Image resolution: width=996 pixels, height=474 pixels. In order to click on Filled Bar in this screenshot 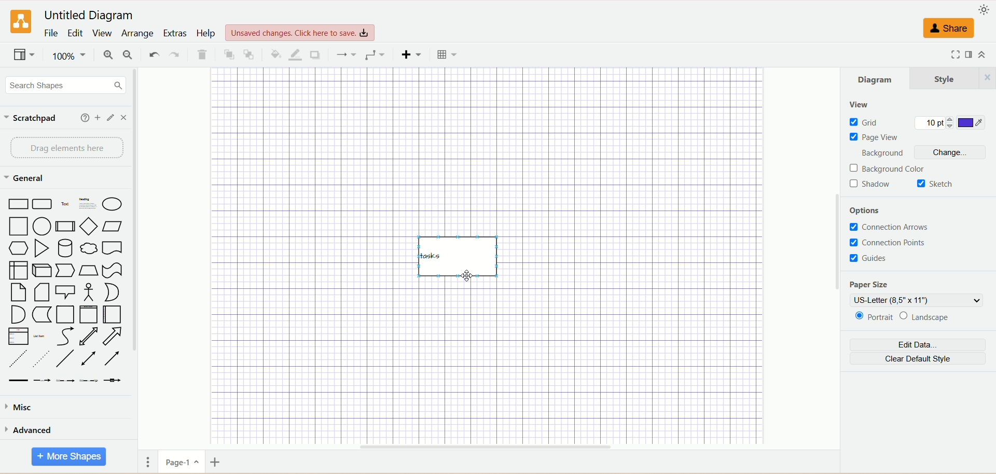, I will do `click(18, 381)`.